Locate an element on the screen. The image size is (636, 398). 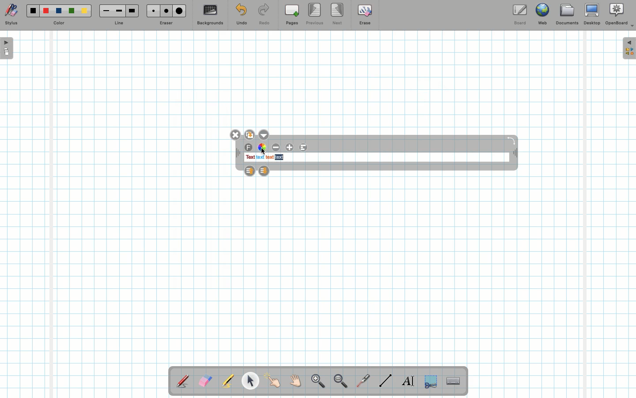
Board is located at coordinates (519, 15).